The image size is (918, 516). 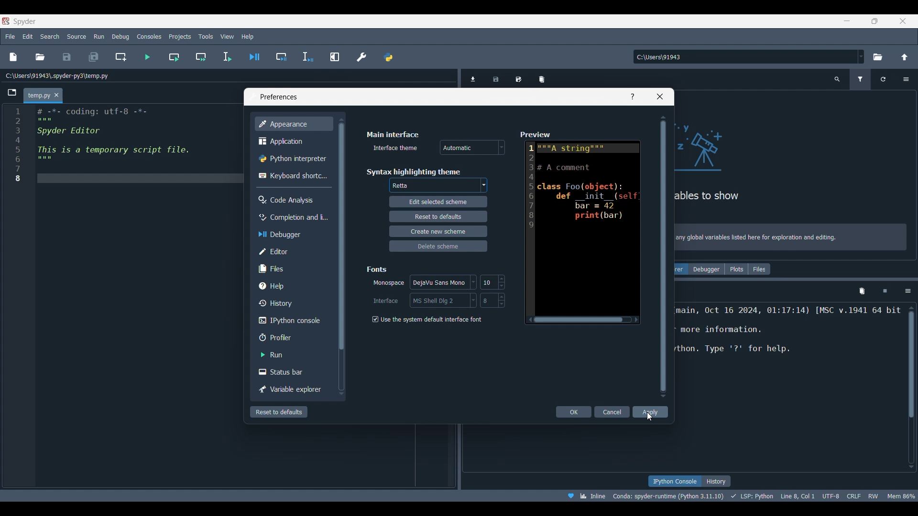 I want to click on Debug cell, so click(x=282, y=57).